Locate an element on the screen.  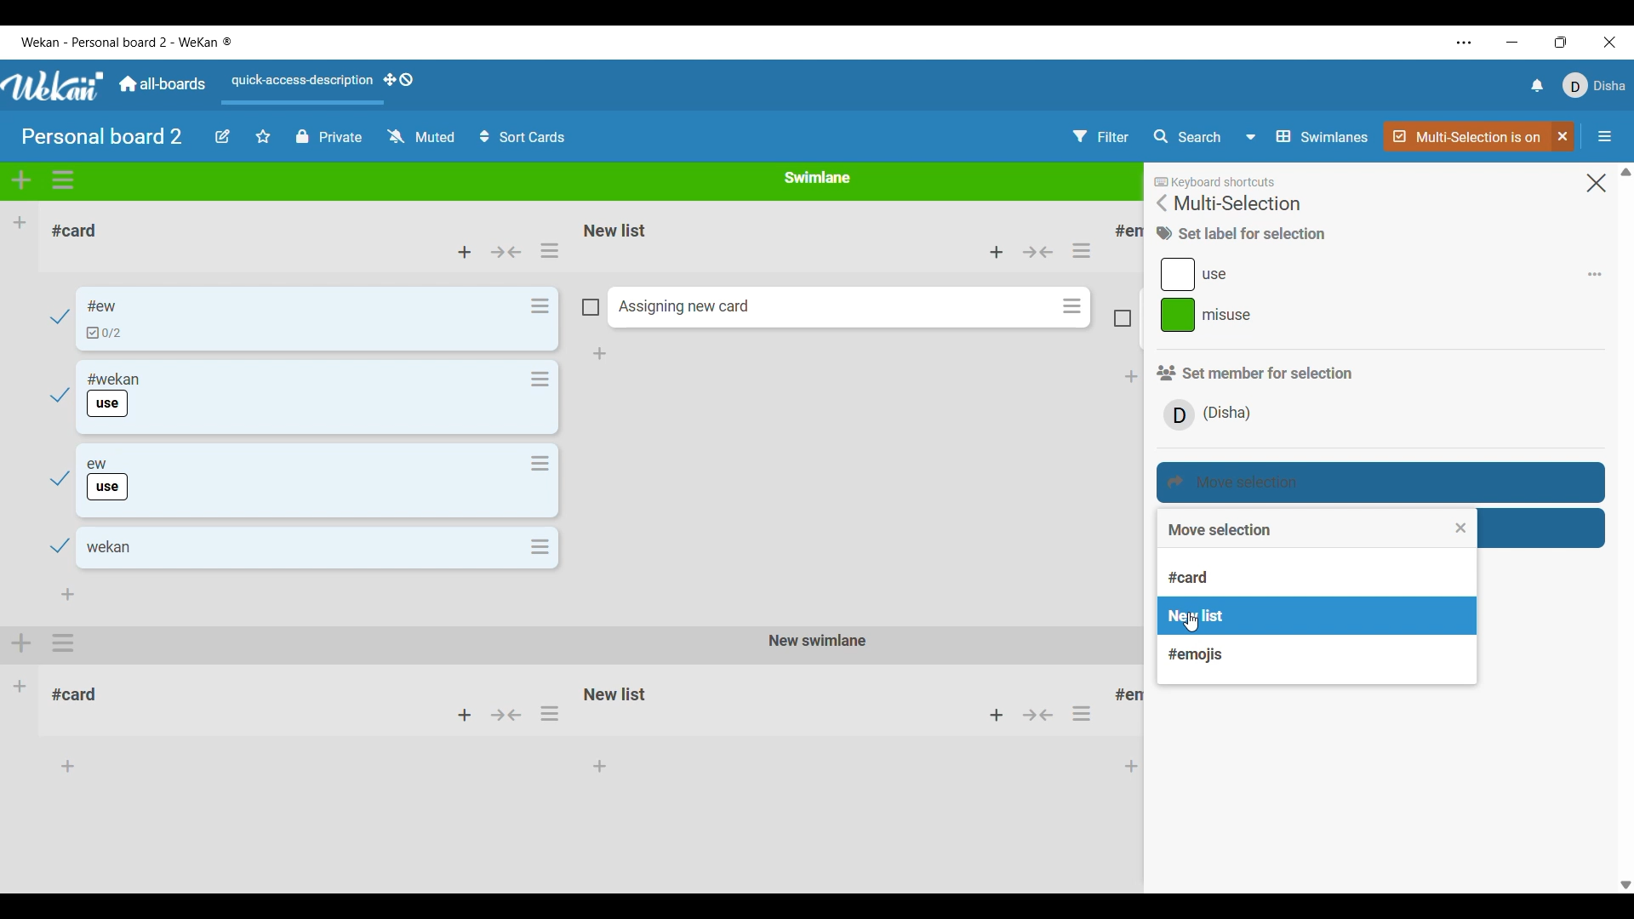
cursor is located at coordinates (1193, 623).